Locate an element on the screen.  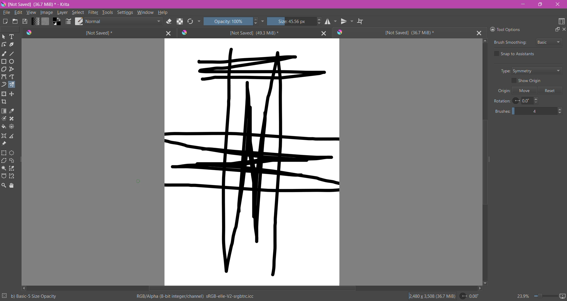
Edit is located at coordinates (18, 12).